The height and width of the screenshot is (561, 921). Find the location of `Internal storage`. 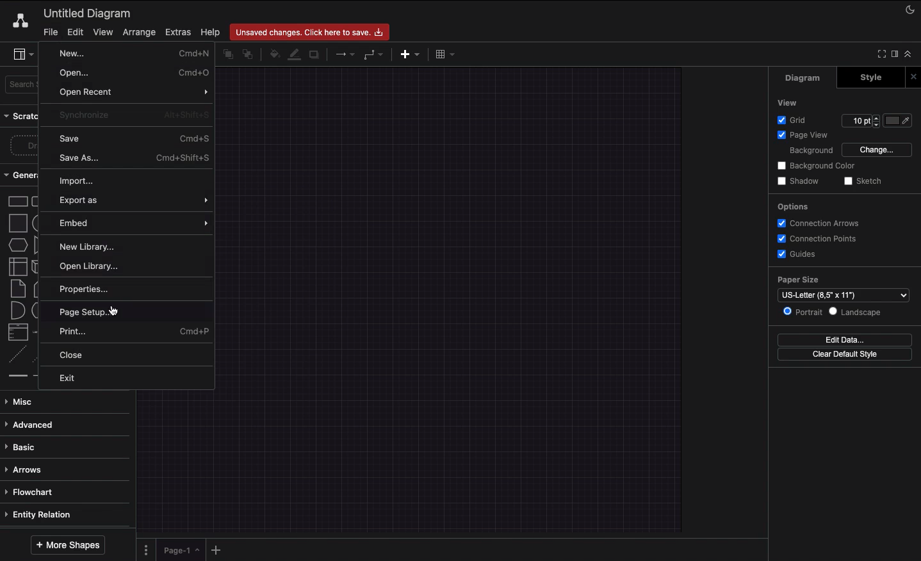

Internal storage is located at coordinates (17, 266).